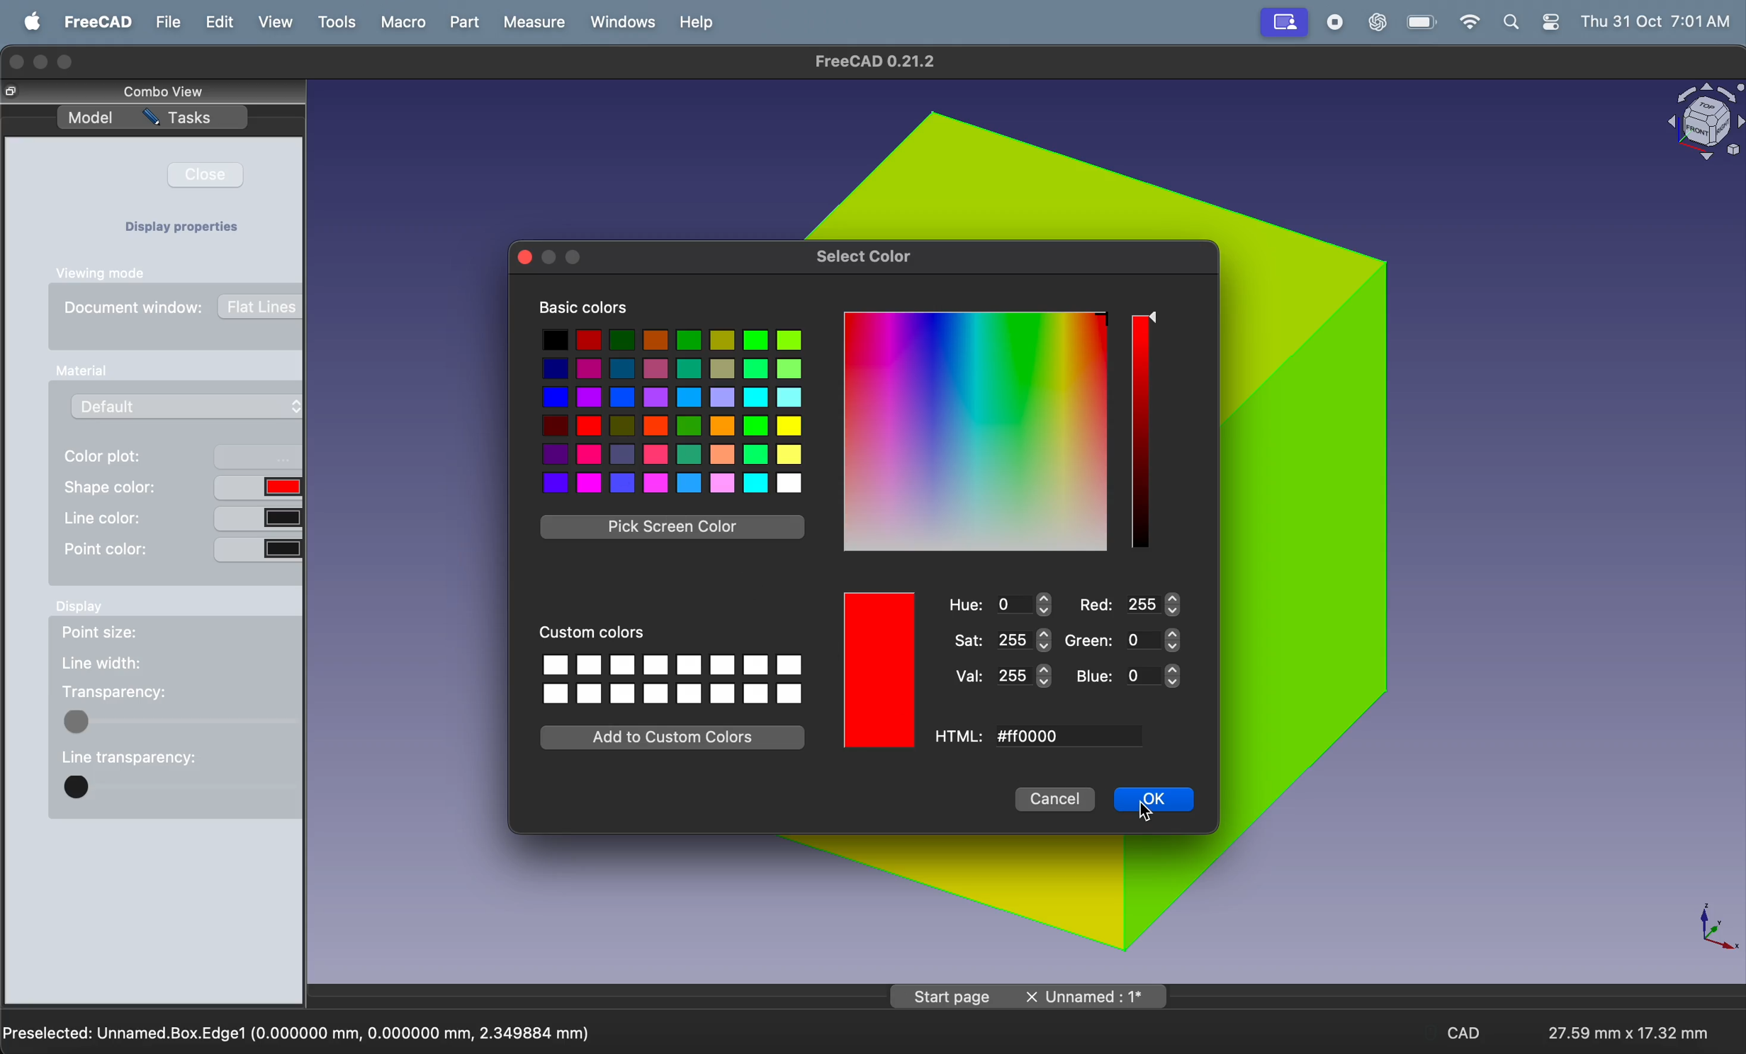 The width and height of the screenshot is (1746, 1054). Describe the element at coordinates (189, 120) in the screenshot. I see `task` at that location.